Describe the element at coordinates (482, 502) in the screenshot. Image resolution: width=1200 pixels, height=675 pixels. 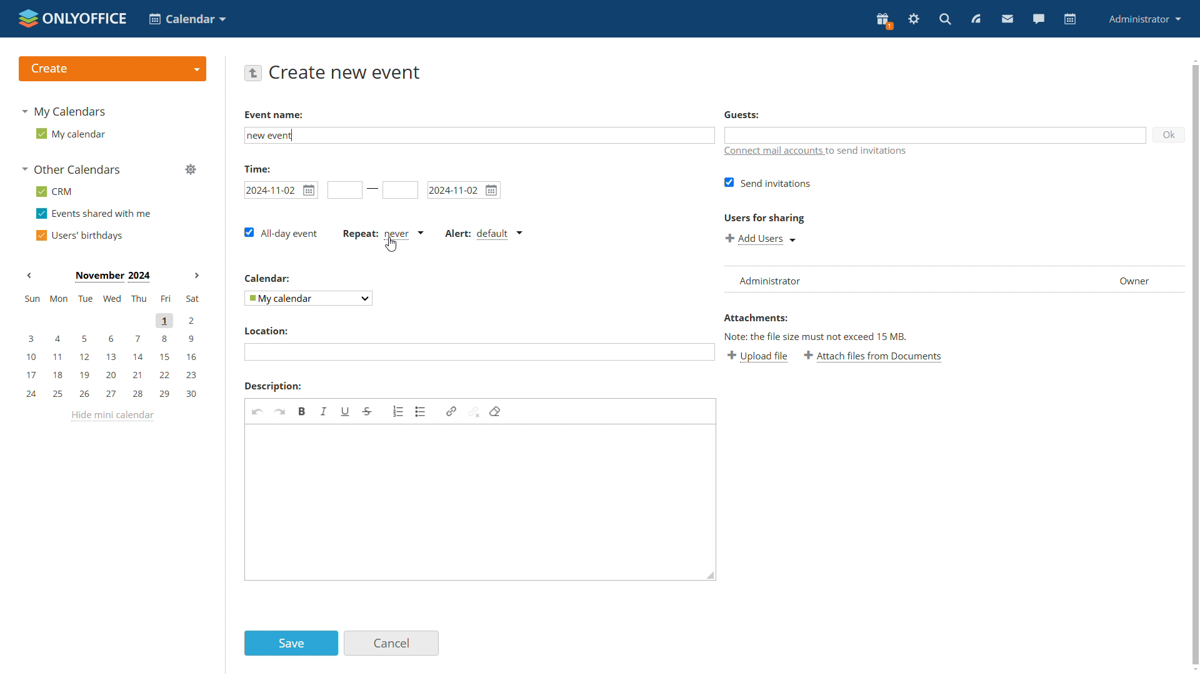
I see `edit description` at that location.